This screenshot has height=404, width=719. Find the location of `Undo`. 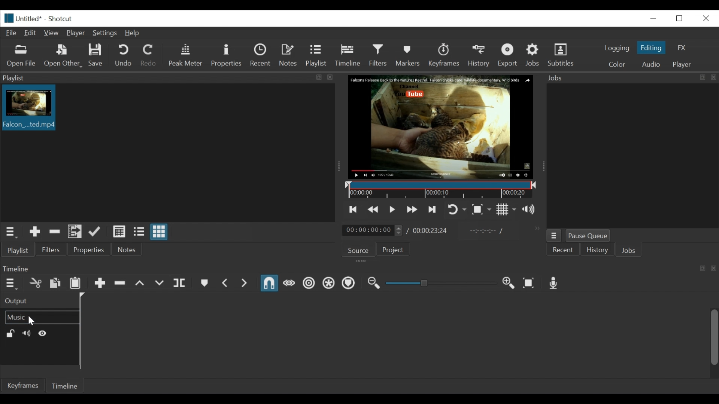

Undo is located at coordinates (123, 56).